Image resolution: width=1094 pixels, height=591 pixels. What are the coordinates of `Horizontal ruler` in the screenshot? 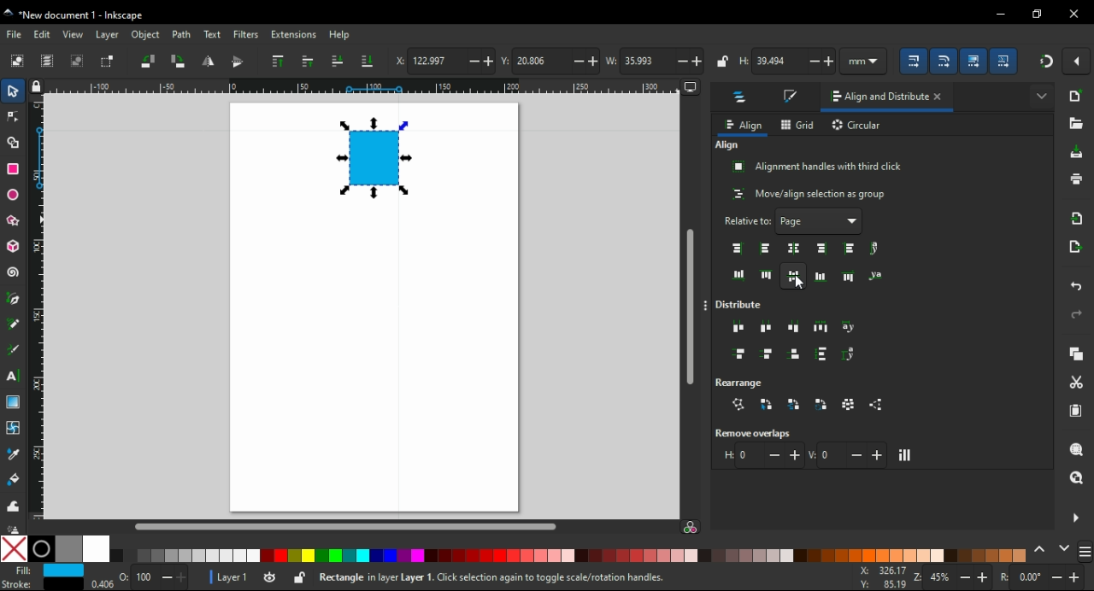 It's located at (356, 87).